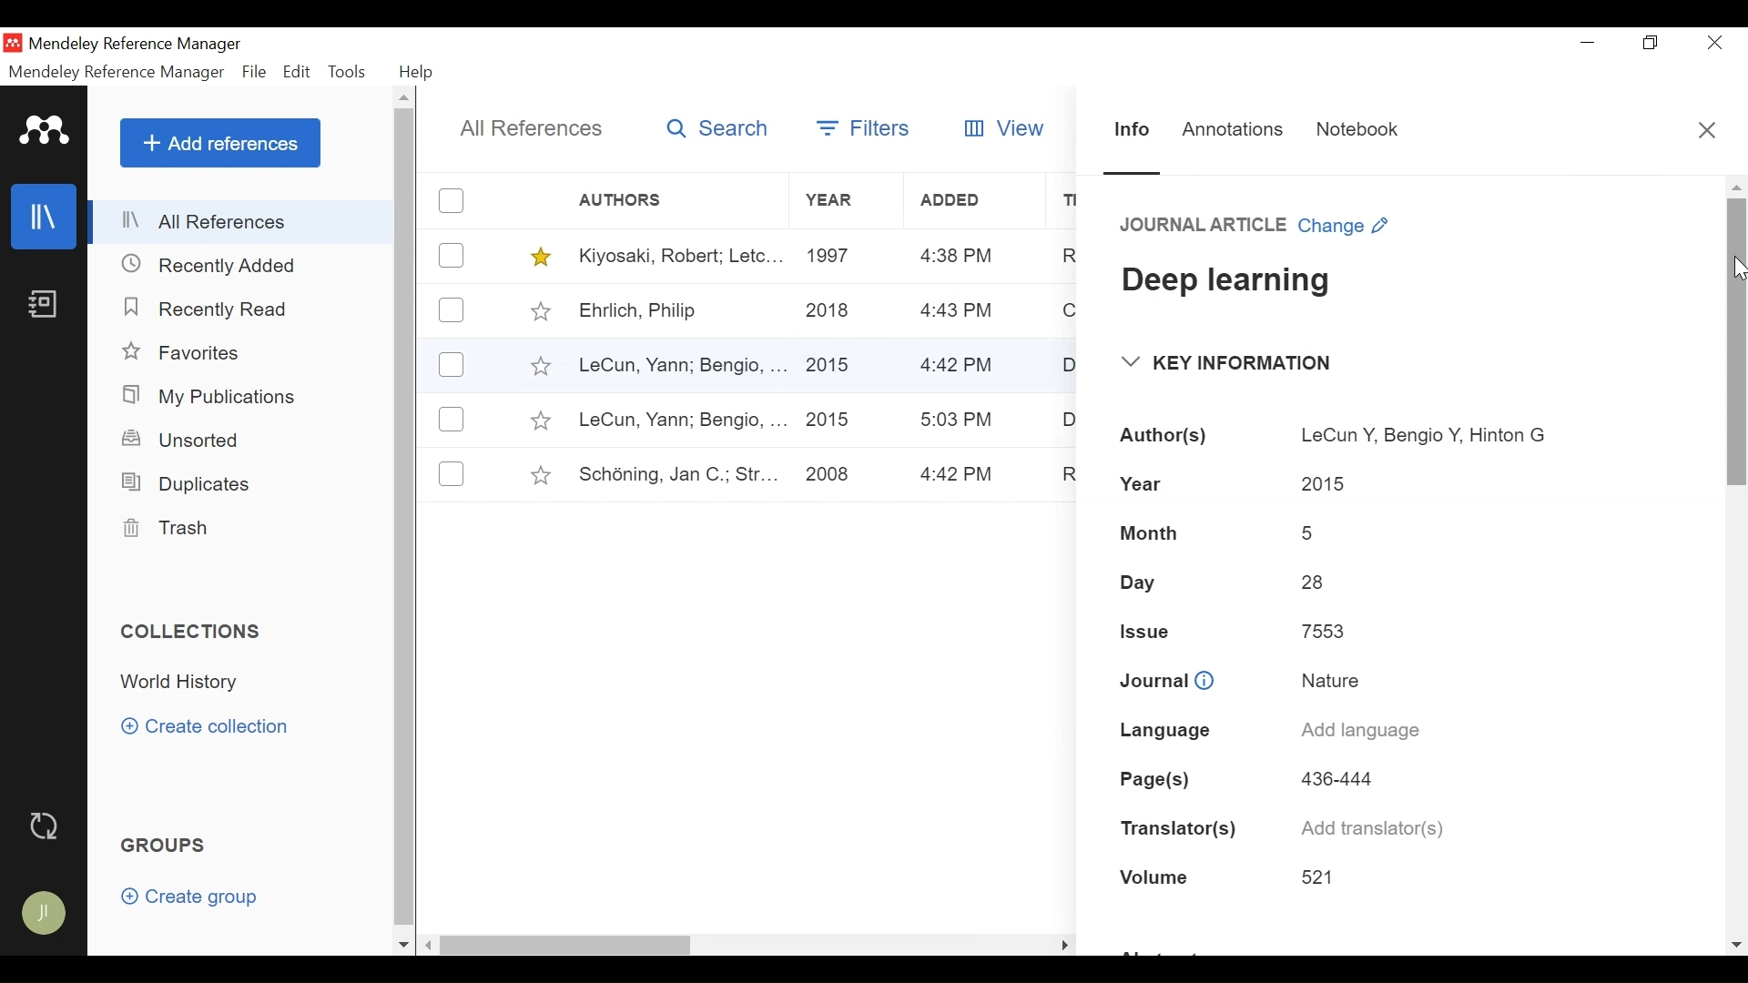 The width and height of the screenshot is (1748, 983). Describe the element at coordinates (1133, 130) in the screenshot. I see `Information` at that location.